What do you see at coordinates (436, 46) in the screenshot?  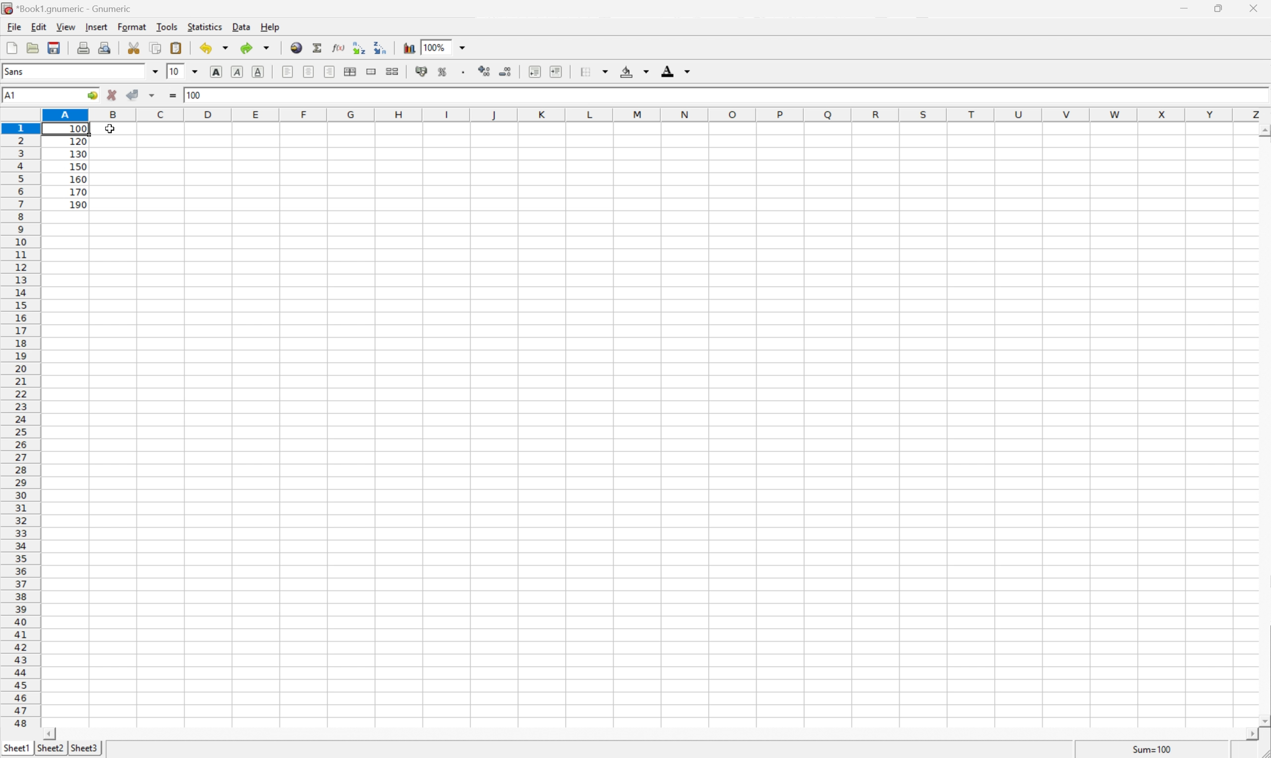 I see `100%` at bounding box center [436, 46].